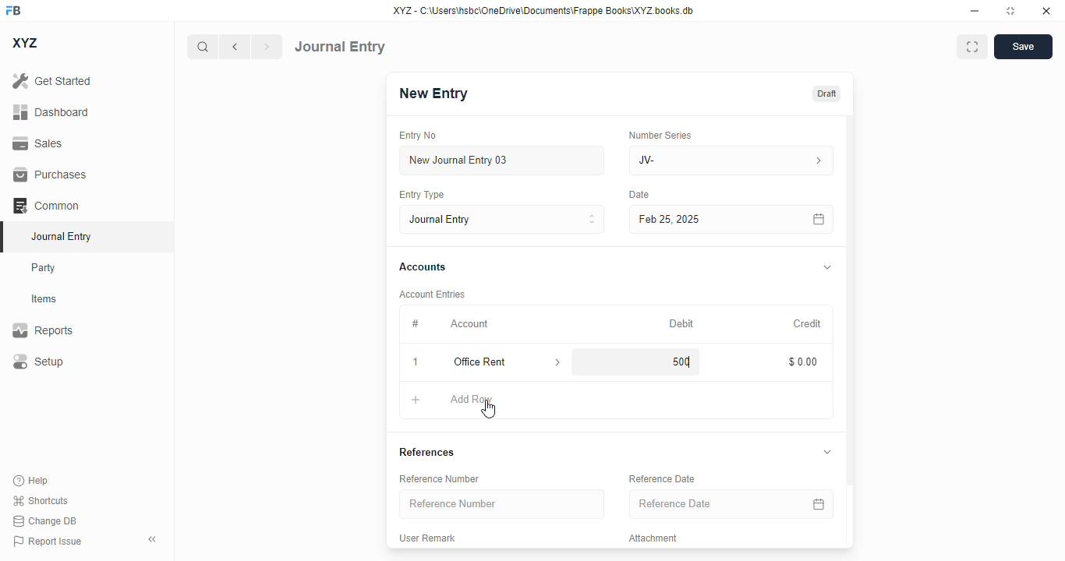 The image size is (1065, 561). What do you see at coordinates (40, 500) in the screenshot?
I see `shortcuts` at bounding box center [40, 500].